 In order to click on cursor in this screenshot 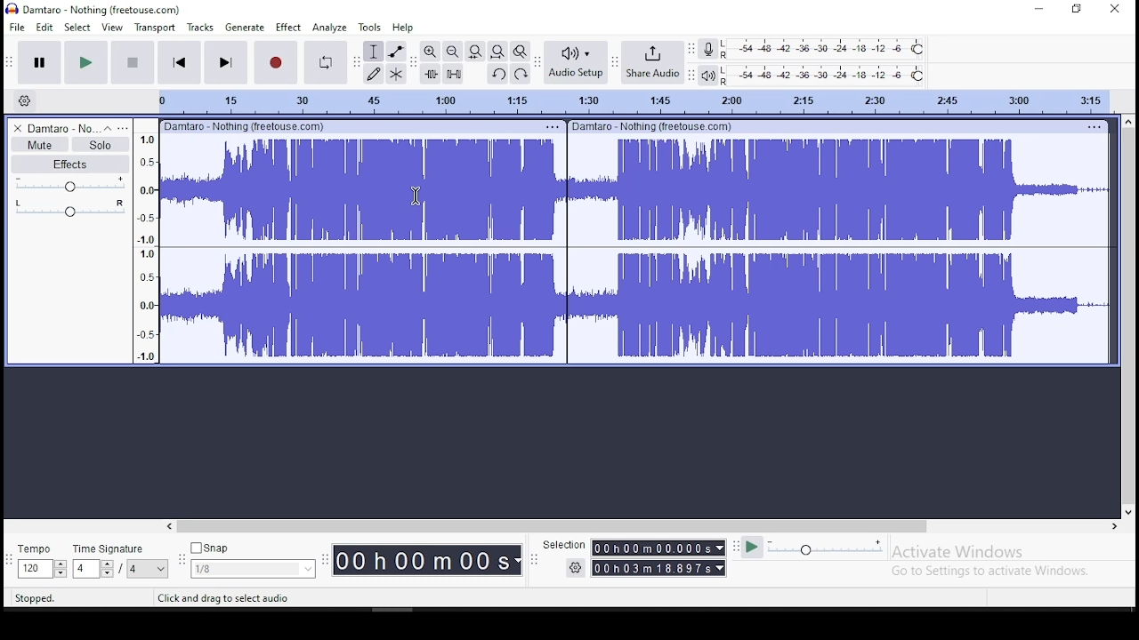, I will do `click(416, 196)`.